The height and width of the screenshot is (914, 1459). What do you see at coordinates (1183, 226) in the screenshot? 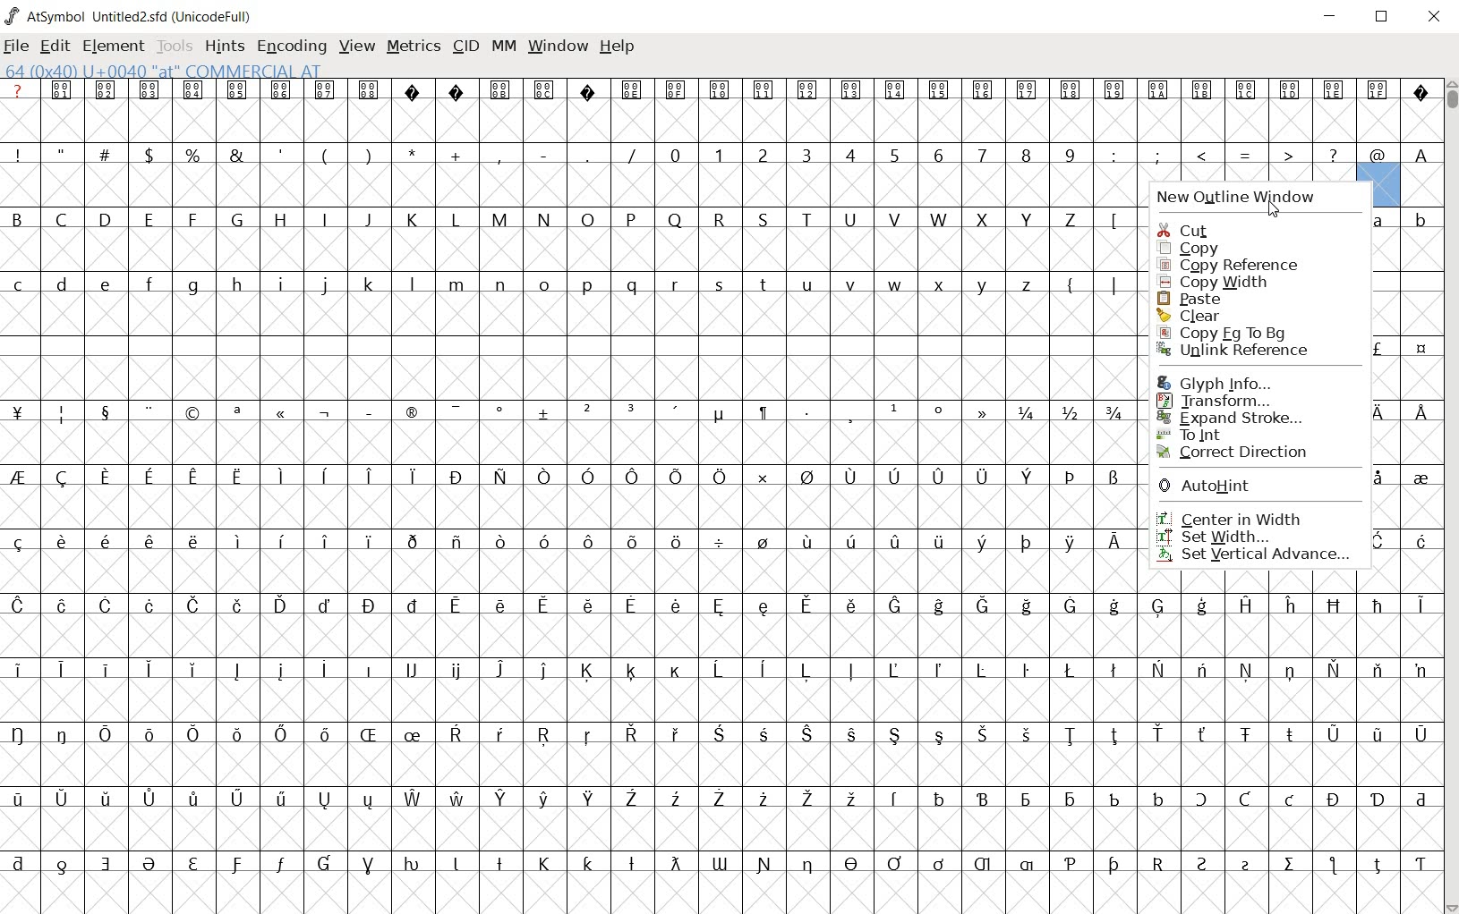
I see `CUT` at bounding box center [1183, 226].